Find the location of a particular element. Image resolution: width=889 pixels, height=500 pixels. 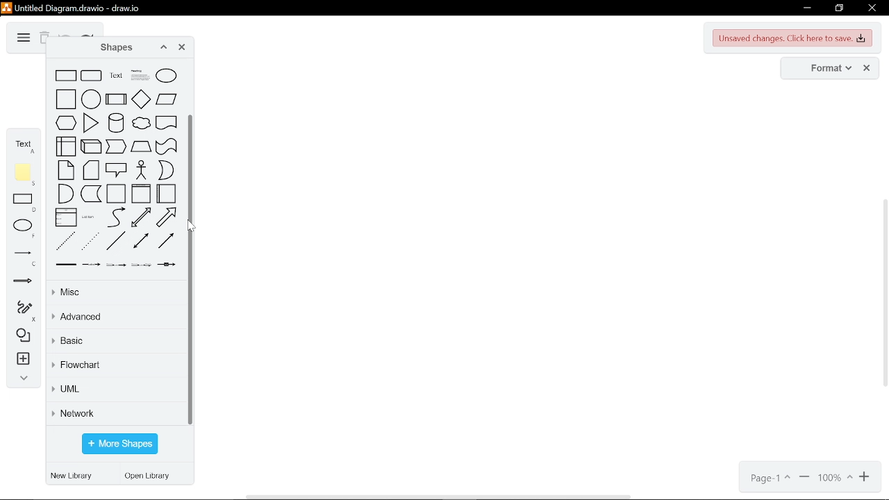

diagram is located at coordinates (22, 38).